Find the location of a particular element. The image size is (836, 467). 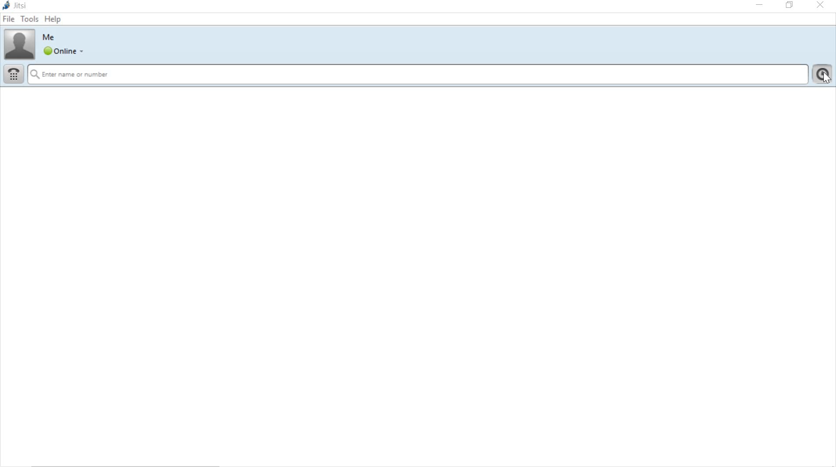

tools is located at coordinates (30, 18).